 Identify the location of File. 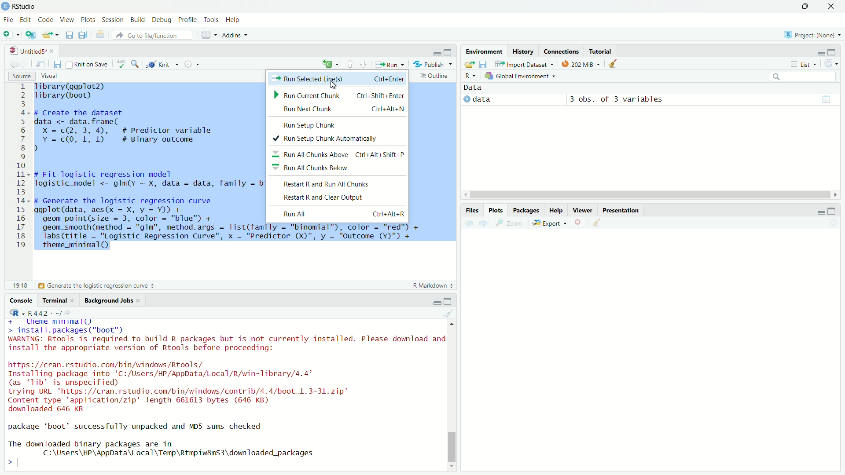
(9, 19).